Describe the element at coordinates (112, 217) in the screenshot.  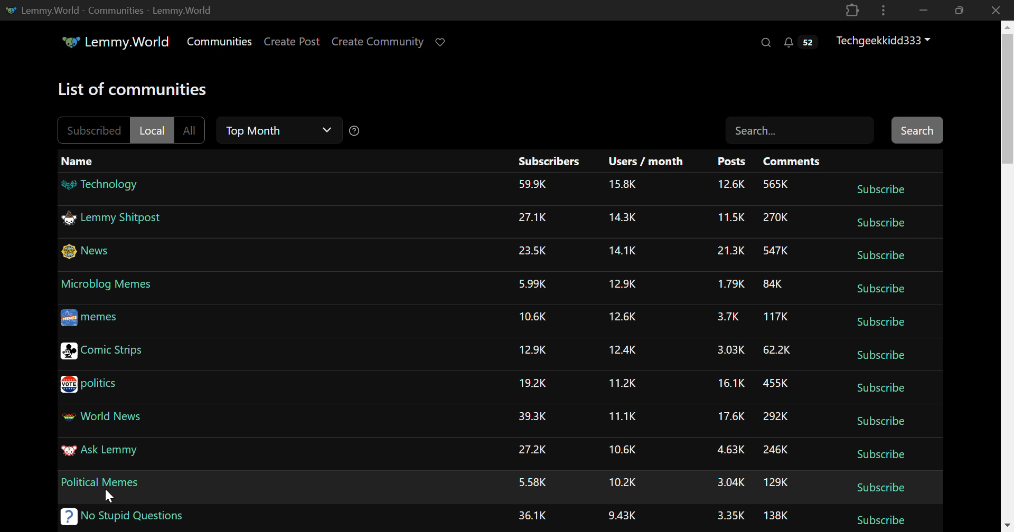
I see `Lemmy Shitpost` at that location.